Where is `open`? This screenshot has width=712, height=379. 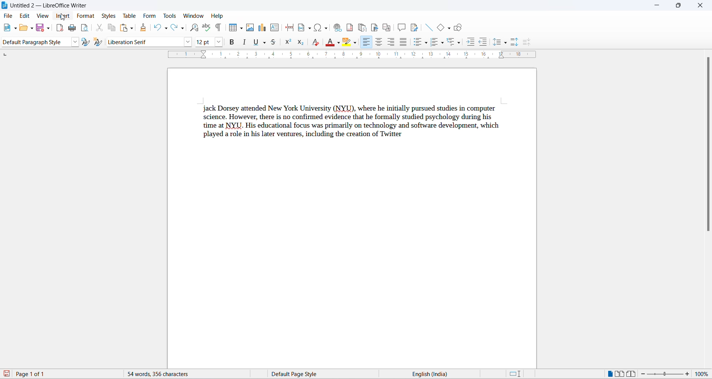
open is located at coordinates (26, 28).